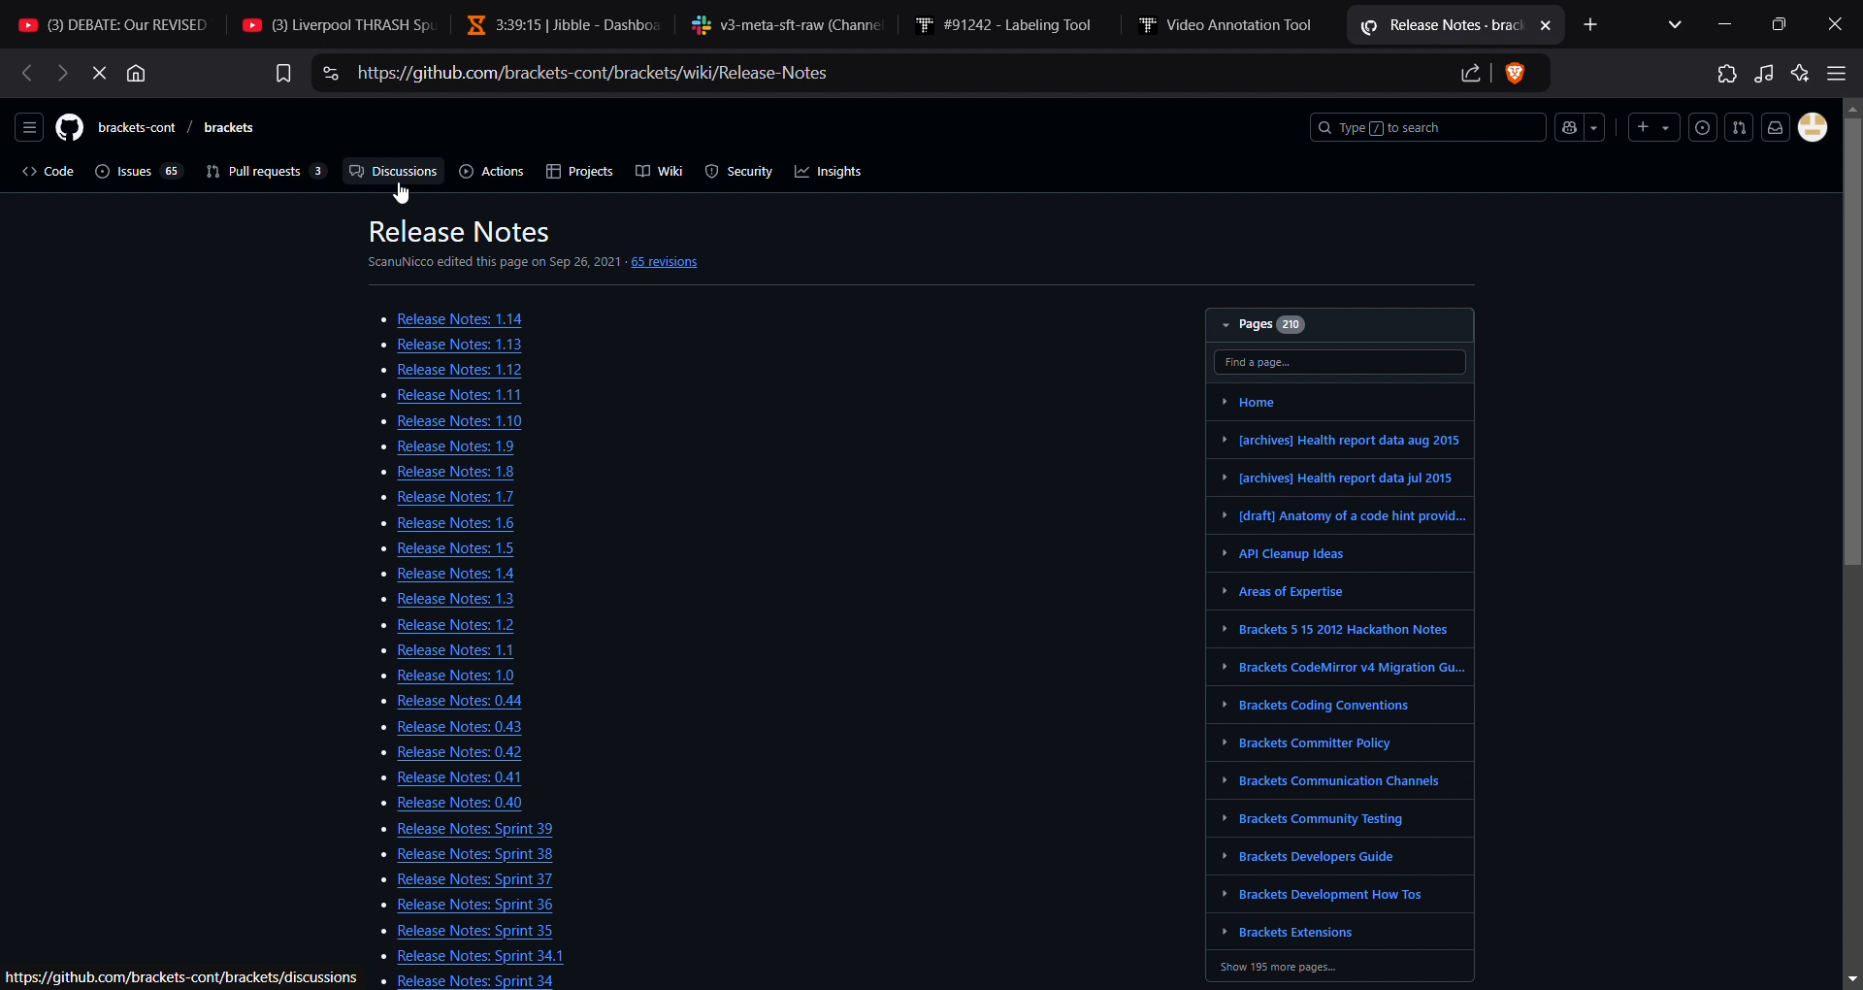 This screenshot has height=990, width=1863. What do you see at coordinates (1682, 23) in the screenshot?
I see `search tab` at bounding box center [1682, 23].